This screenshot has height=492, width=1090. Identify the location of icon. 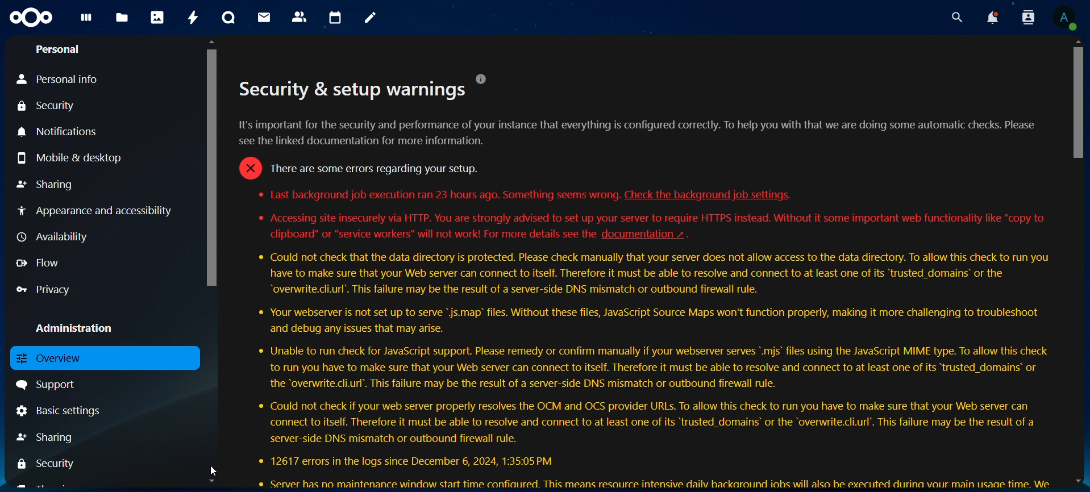
(30, 17).